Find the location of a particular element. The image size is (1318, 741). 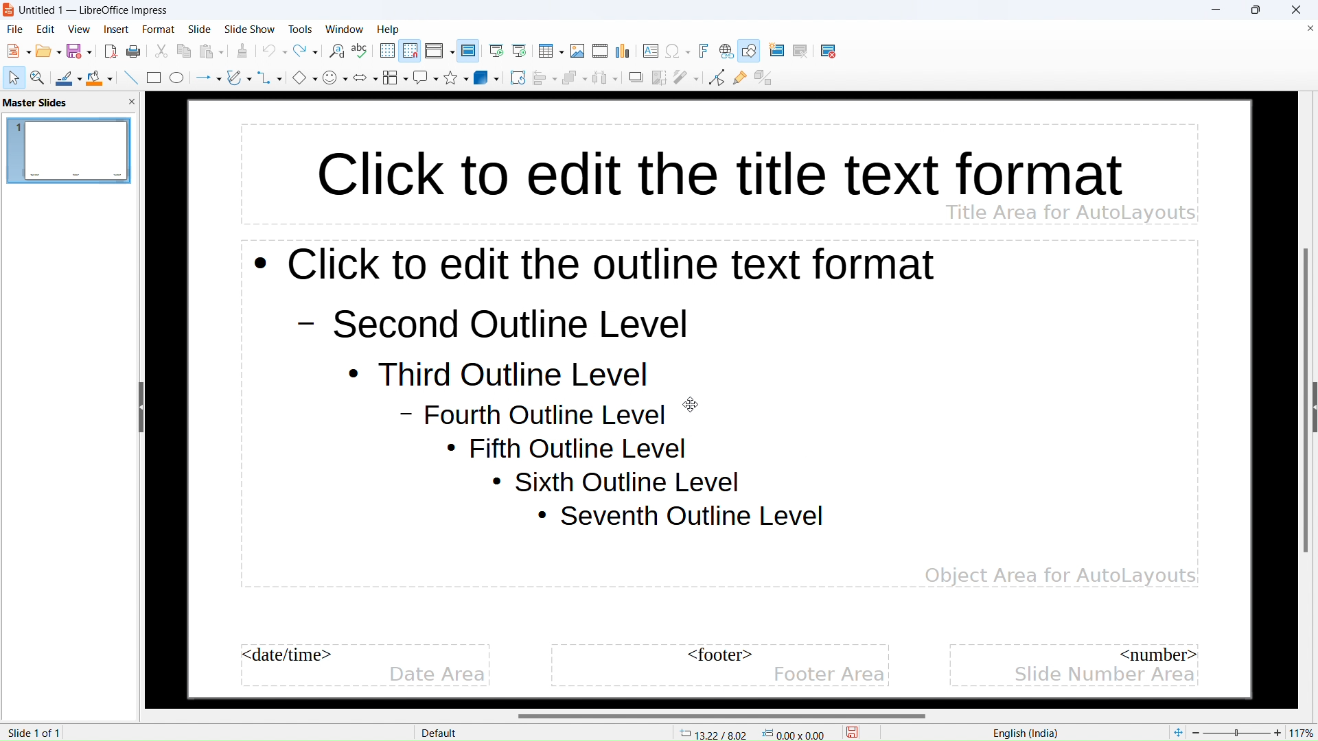

open is located at coordinates (49, 51).